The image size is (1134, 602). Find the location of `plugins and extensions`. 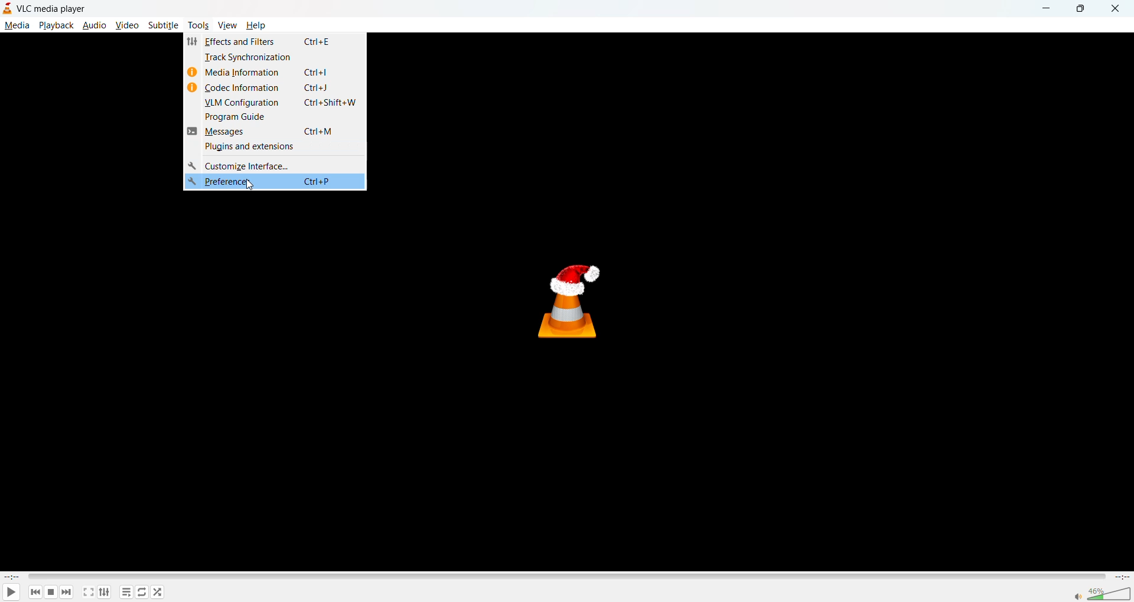

plugins and extensions is located at coordinates (254, 146).